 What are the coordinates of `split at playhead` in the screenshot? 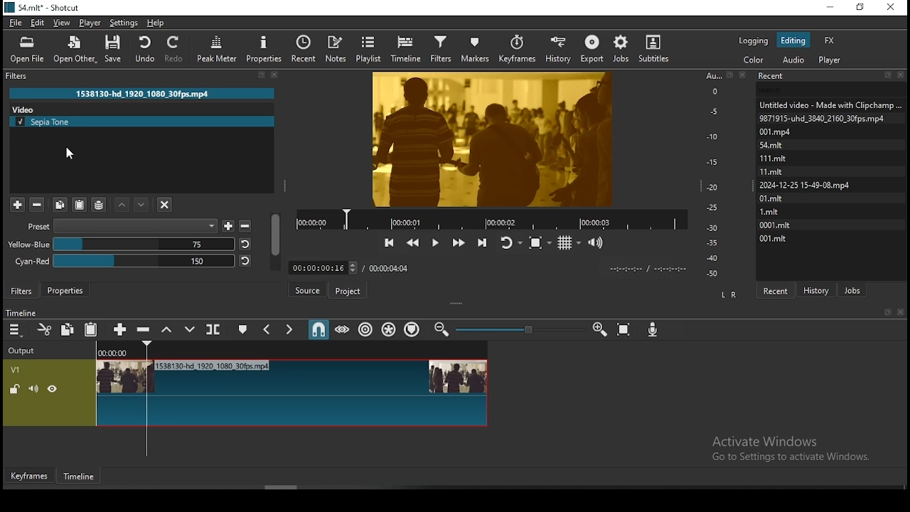 It's located at (214, 329).